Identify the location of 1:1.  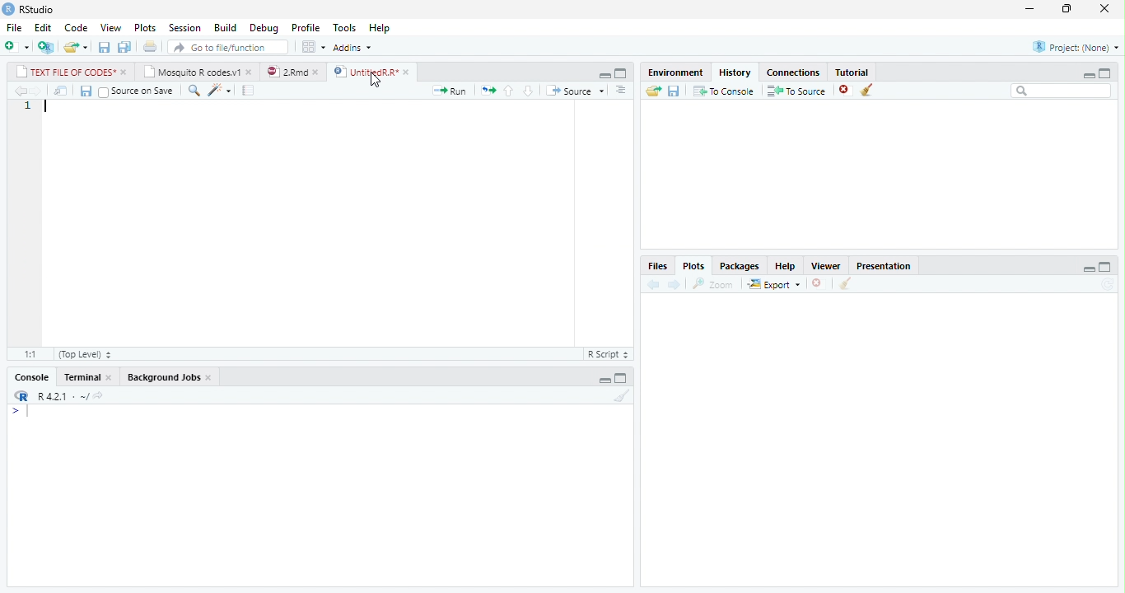
(30, 354).